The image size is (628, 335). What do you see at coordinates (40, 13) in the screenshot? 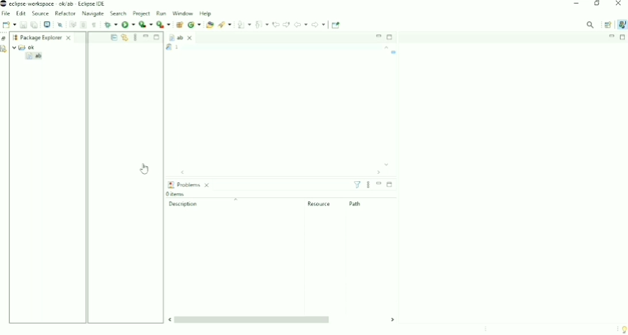
I see `Source` at bounding box center [40, 13].